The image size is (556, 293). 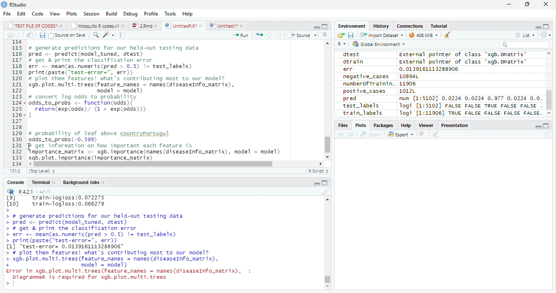 I want to click on Presentation, so click(x=455, y=125).